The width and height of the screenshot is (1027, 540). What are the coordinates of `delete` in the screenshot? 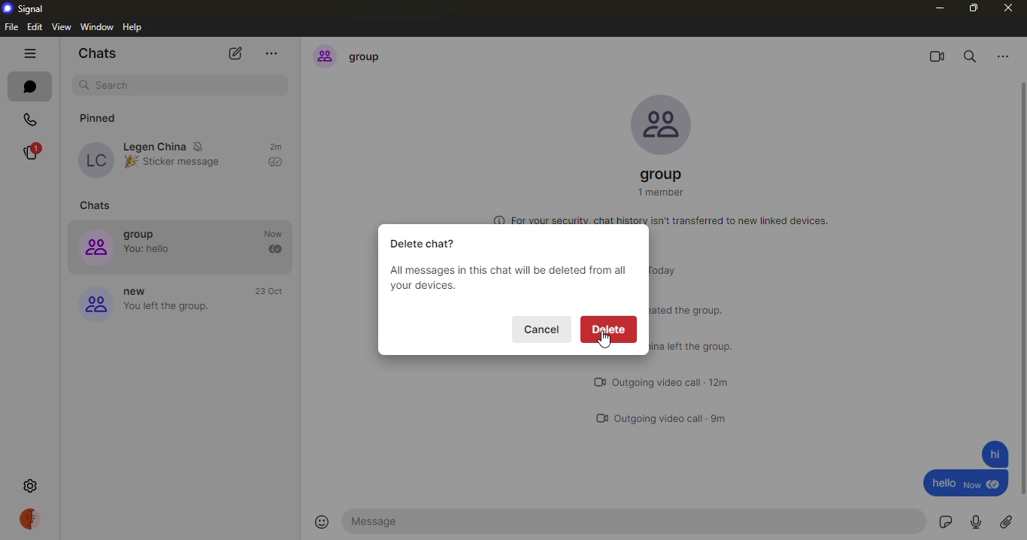 It's located at (609, 329).